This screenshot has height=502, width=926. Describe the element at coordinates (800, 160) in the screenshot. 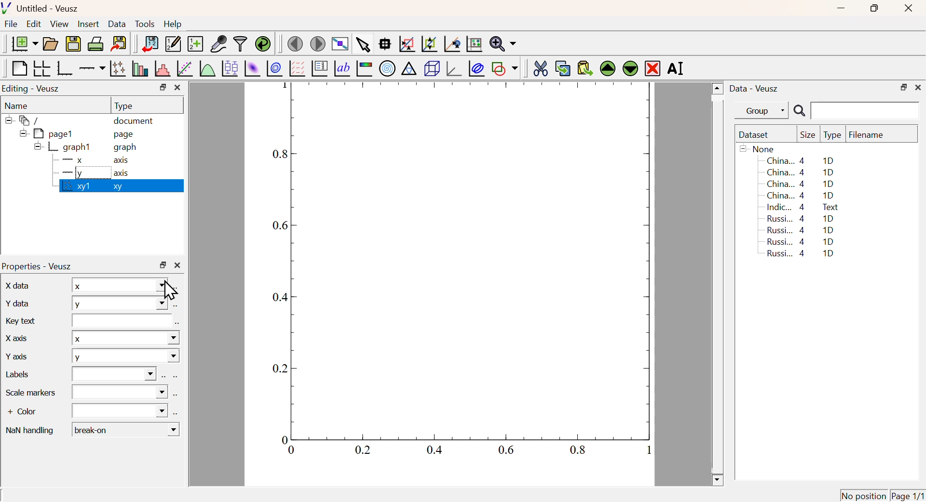

I see `China... 4 1D` at that location.